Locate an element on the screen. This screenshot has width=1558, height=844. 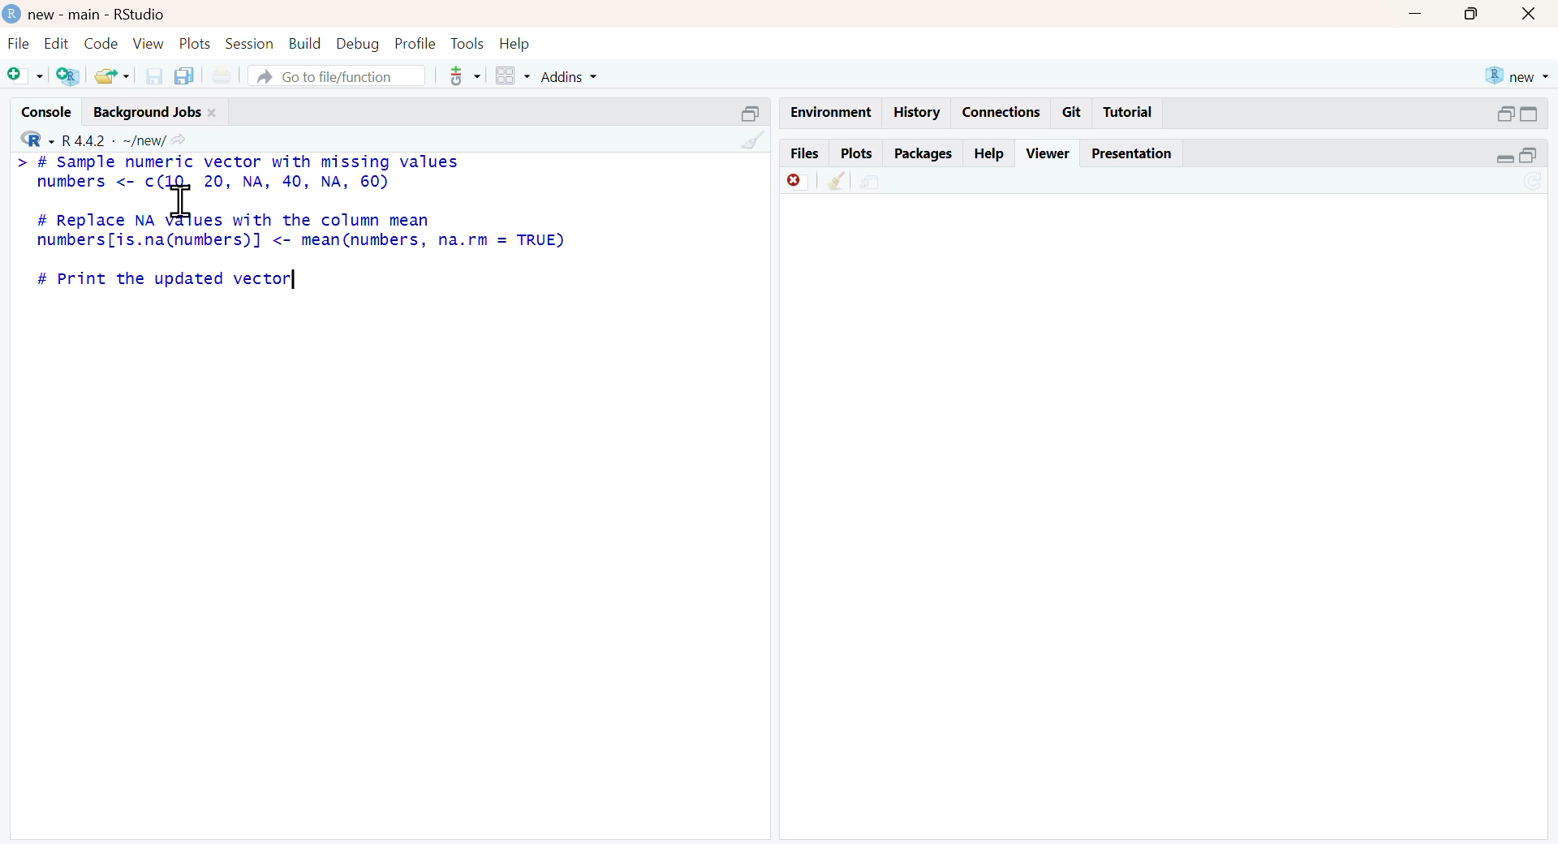
viewer is located at coordinates (1048, 153).